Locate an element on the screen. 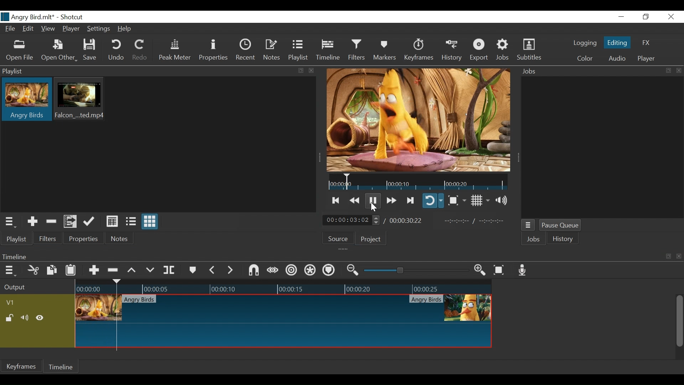 This screenshot has height=385, width=684. Zoom timeline to fit is located at coordinates (499, 271).